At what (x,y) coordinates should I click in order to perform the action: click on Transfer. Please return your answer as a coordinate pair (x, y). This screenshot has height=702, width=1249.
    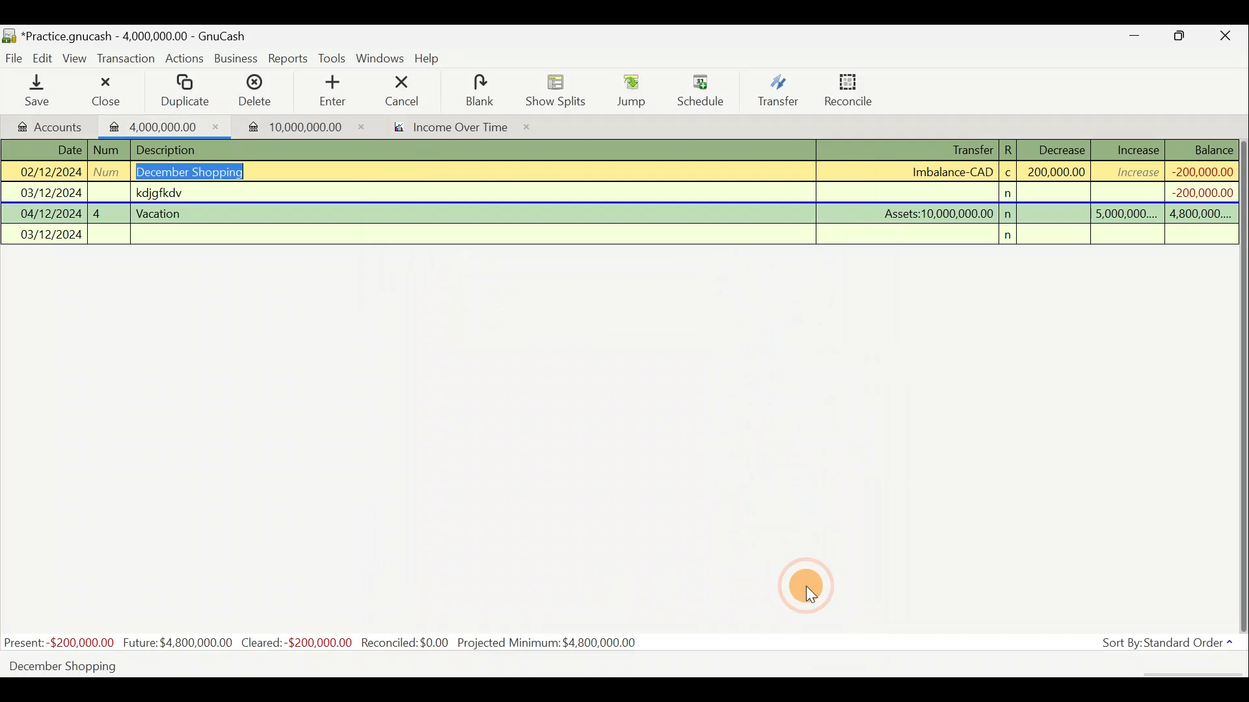
    Looking at the image, I should click on (778, 90).